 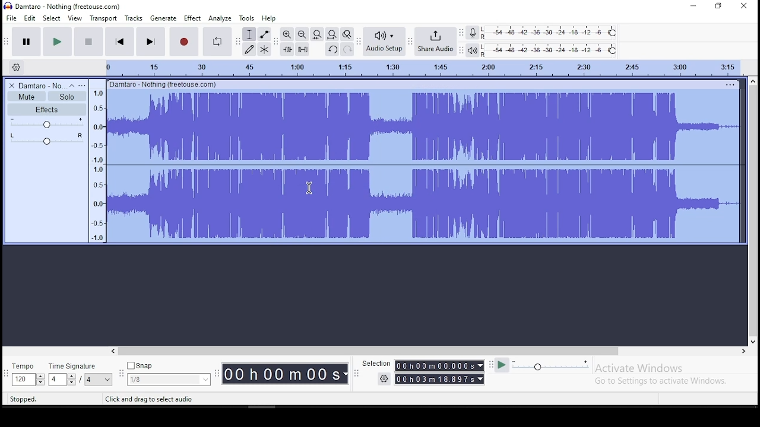 I want to click on Damtaro-Nothing (freehouse.com), so click(x=162, y=84).